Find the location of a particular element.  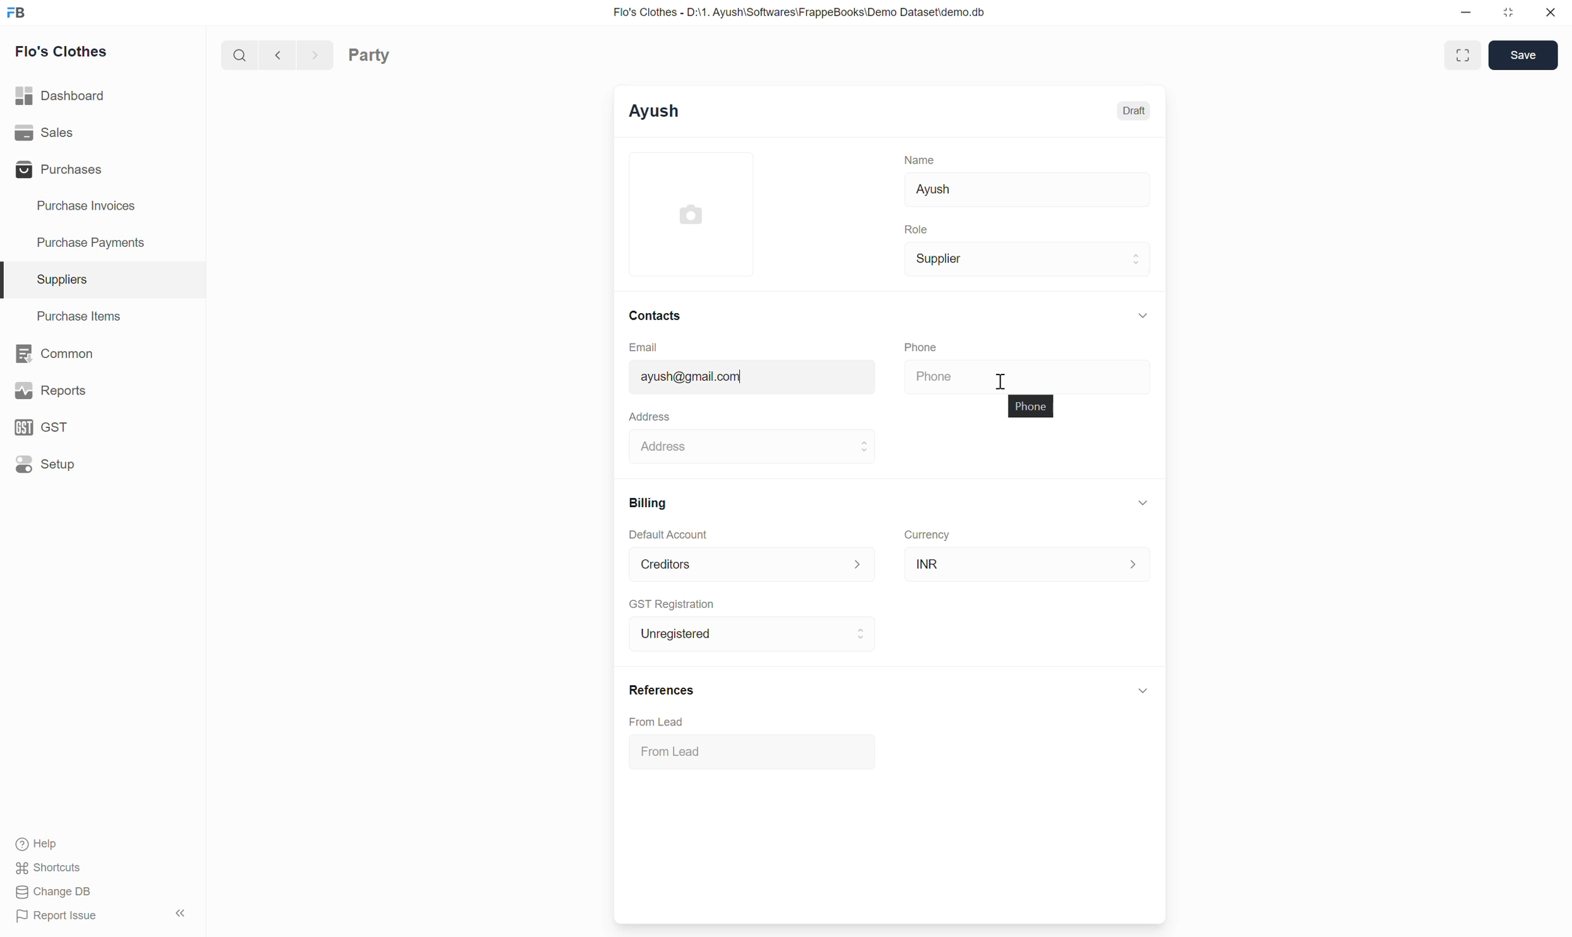

Click to collapse is located at coordinates (1143, 690).